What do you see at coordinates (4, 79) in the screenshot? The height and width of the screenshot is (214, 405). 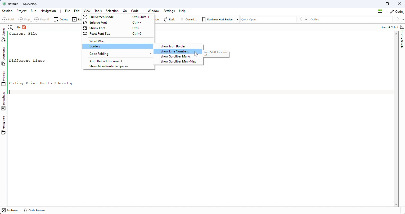 I see `Projects` at bounding box center [4, 79].